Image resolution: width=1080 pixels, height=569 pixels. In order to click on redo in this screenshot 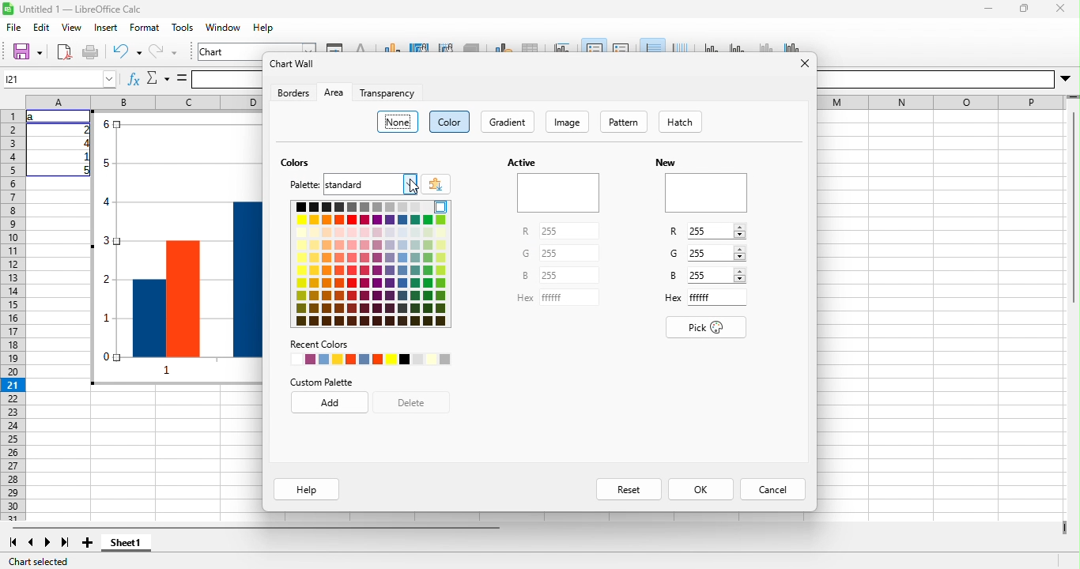, I will do `click(163, 52)`.